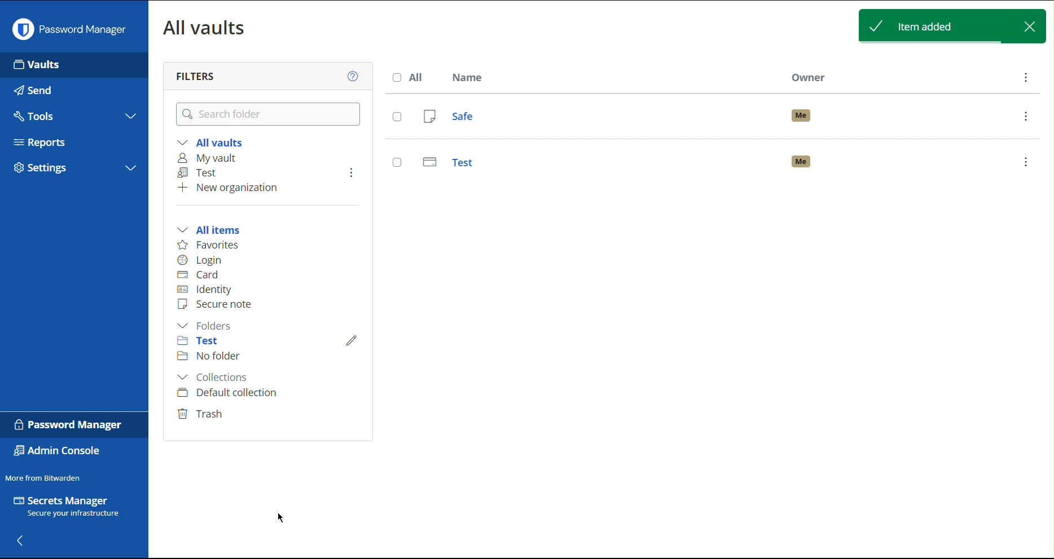 The width and height of the screenshot is (1054, 559). Describe the element at coordinates (21, 539) in the screenshot. I see `Back` at that location.